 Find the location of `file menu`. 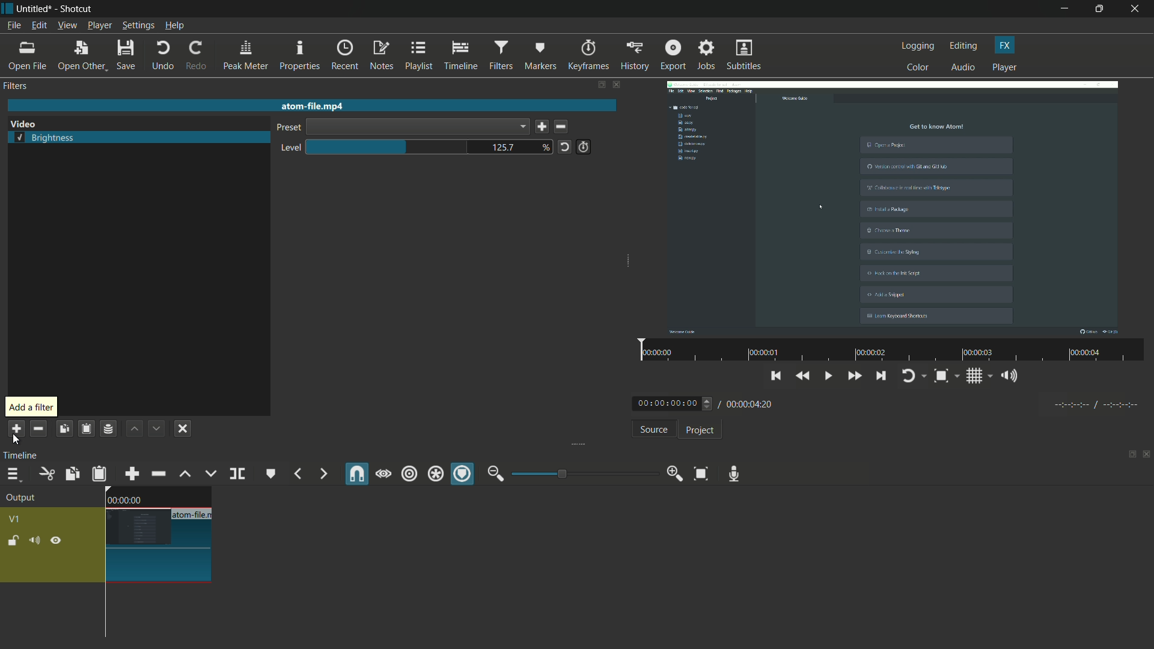

file menu is located at coordinates (13, 25).